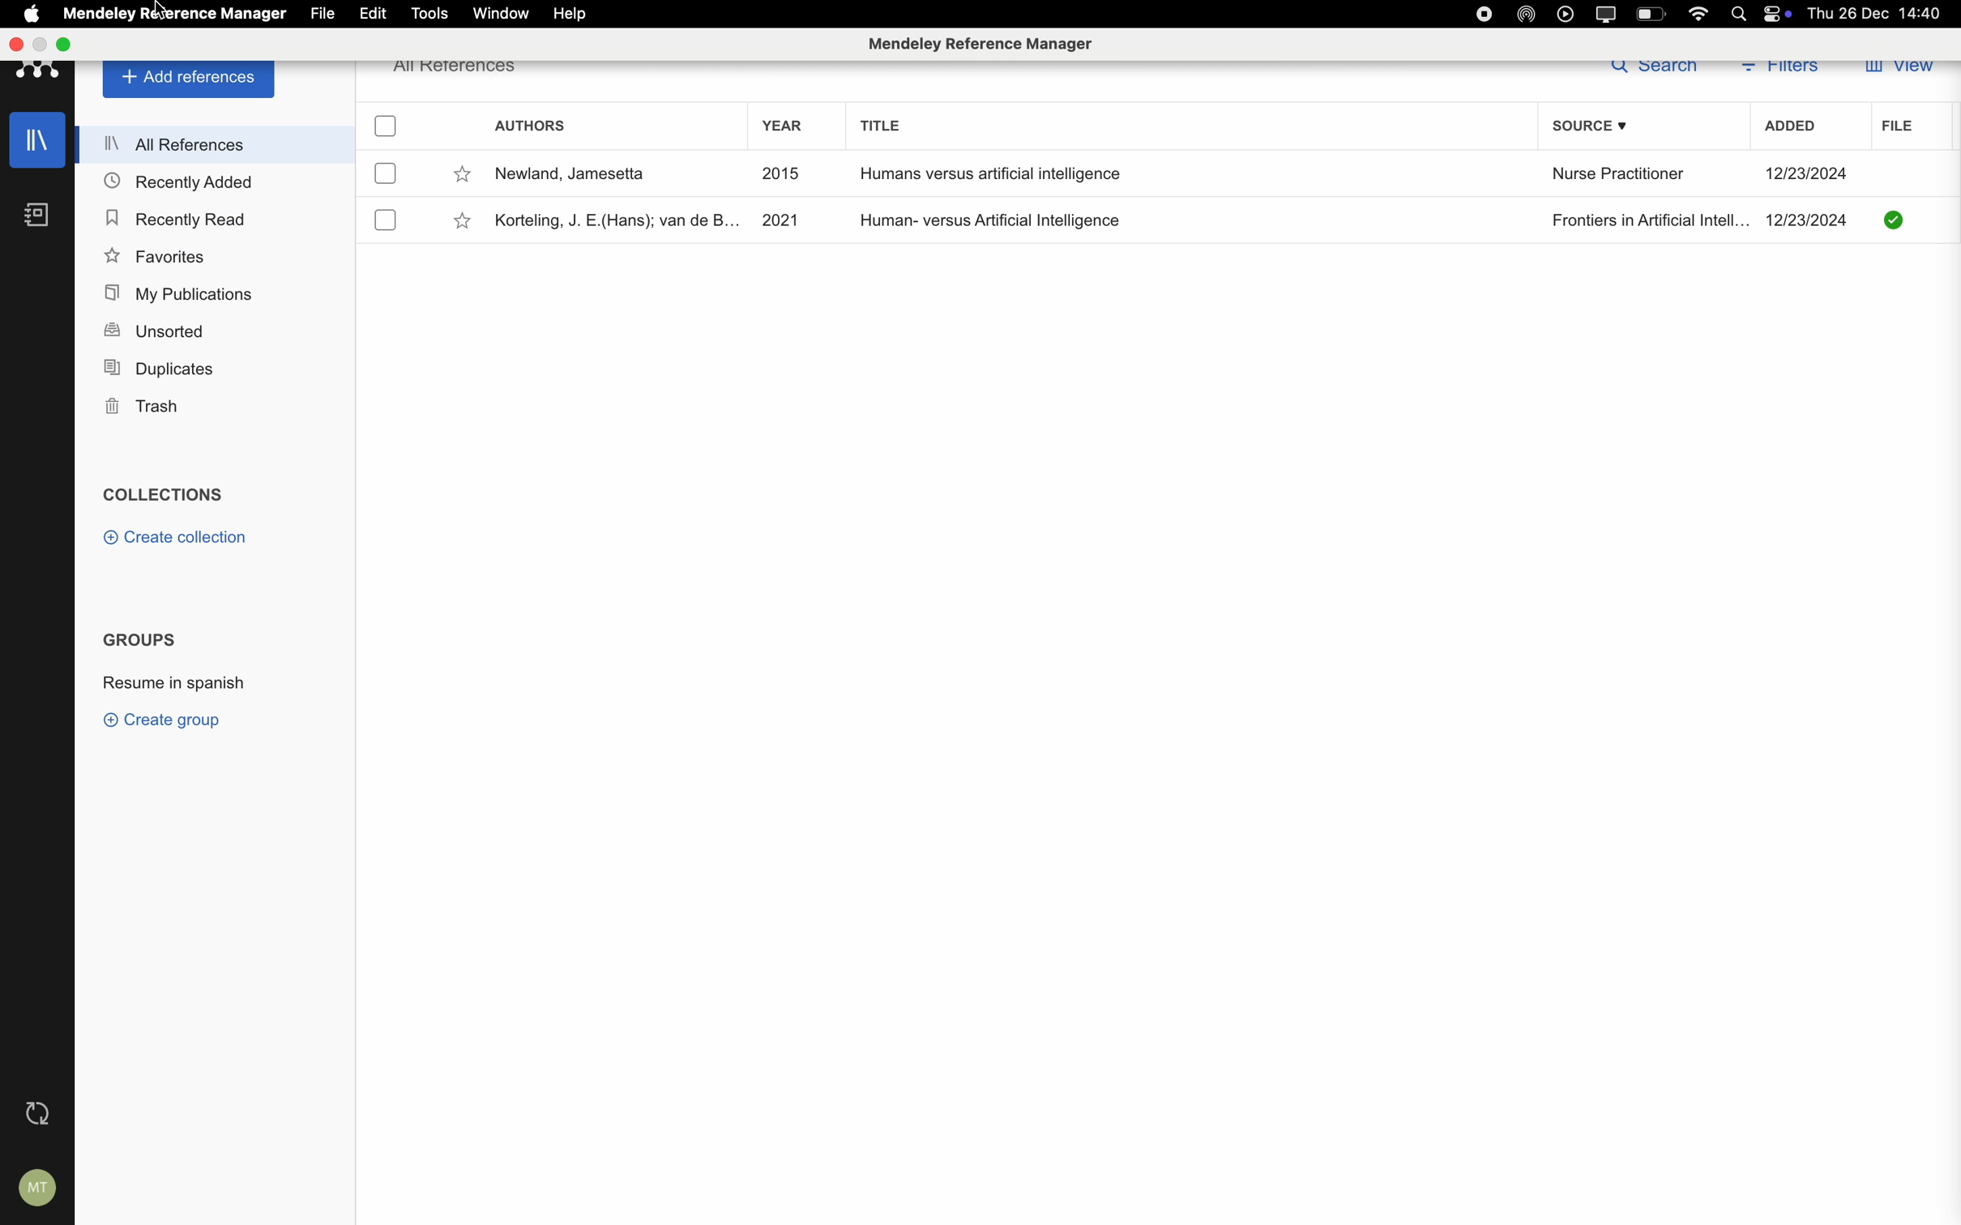 The height and width of the screenshot is (1225, 1961). Describe the element at coordinates (1880, 13) in the screenshot. I see `date and hour` at that location.